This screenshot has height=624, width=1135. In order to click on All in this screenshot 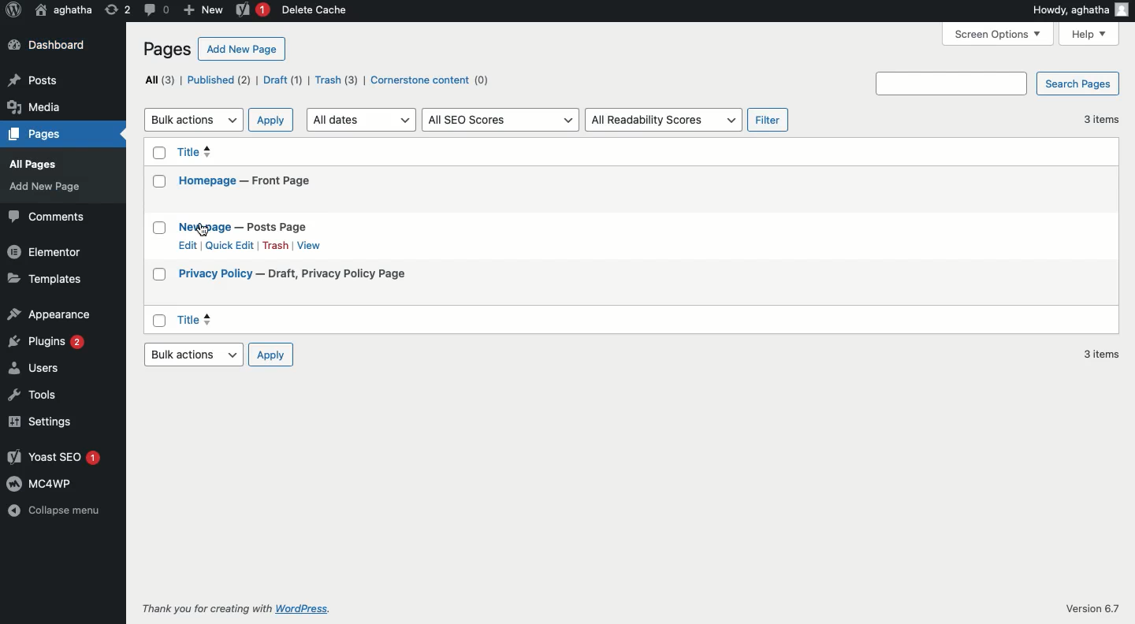, I will do `click(156, 80)`.